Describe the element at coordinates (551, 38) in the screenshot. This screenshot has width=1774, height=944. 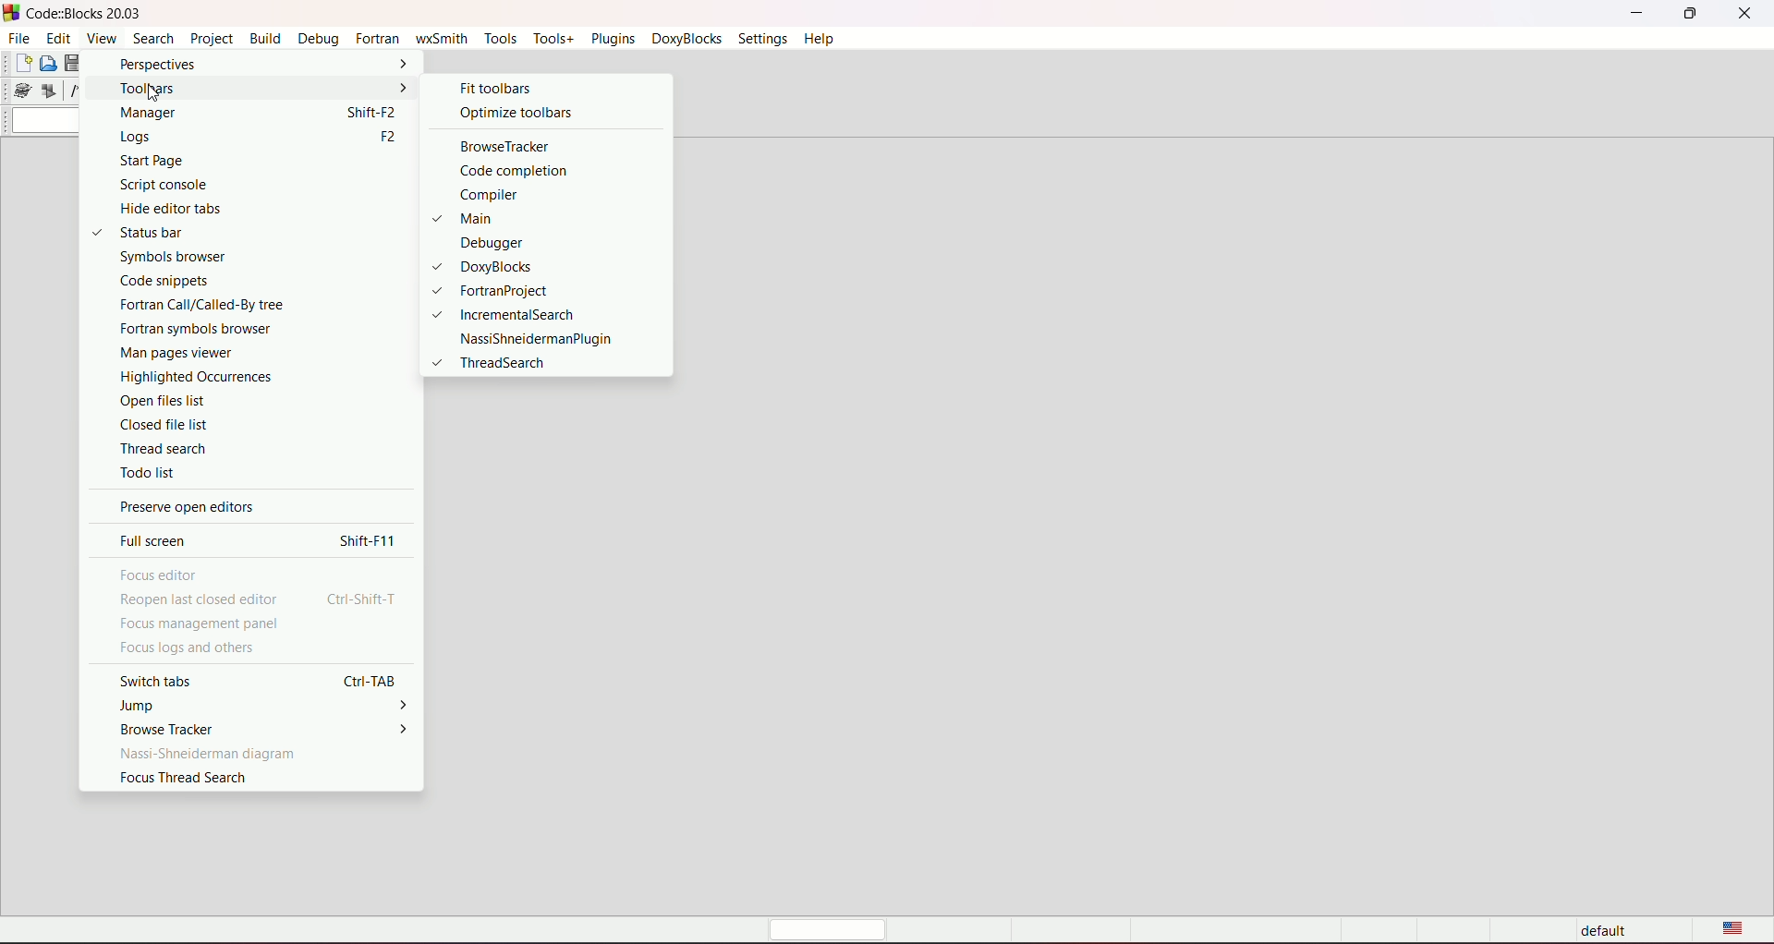
I see `tools+` at that location.